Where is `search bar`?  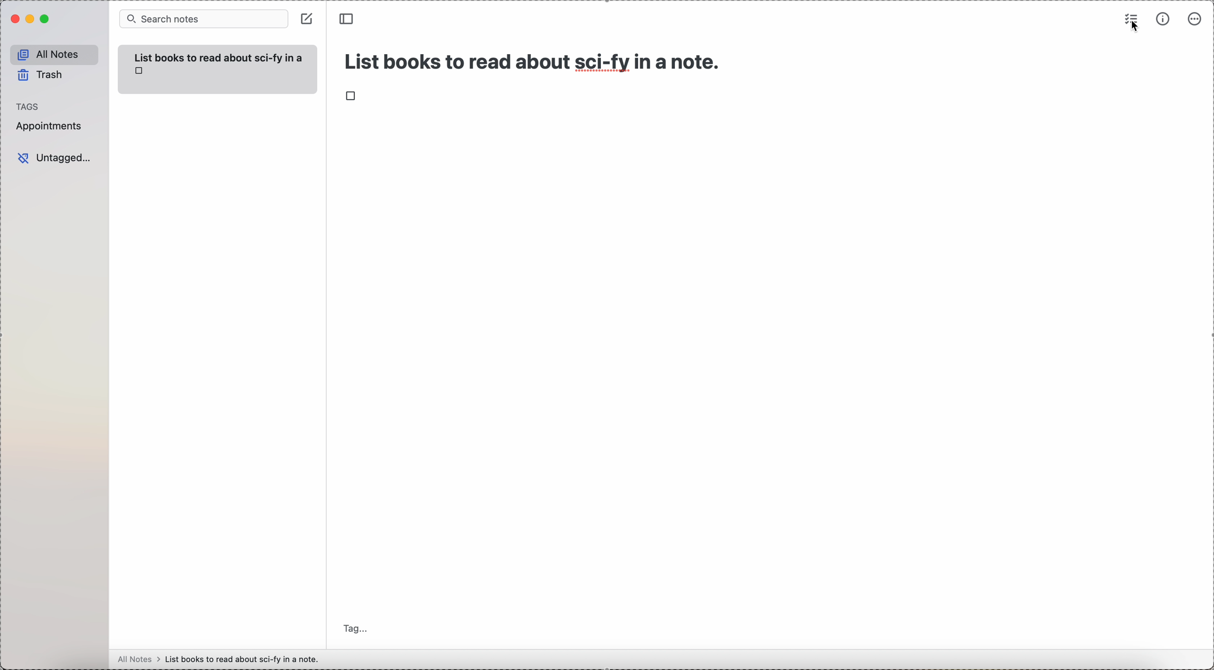
search bar is located at coordinates (203, 19).